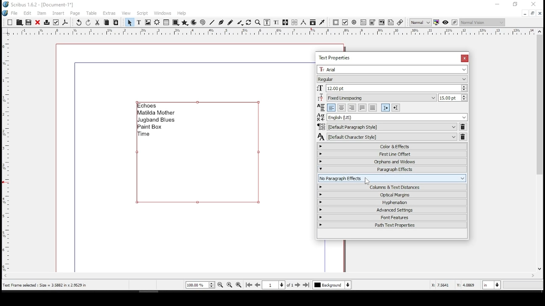 The image size is (545, 306). Describe the element at coordinates (354, 23) in the screenshot. I see `PDF radio button` at that location.